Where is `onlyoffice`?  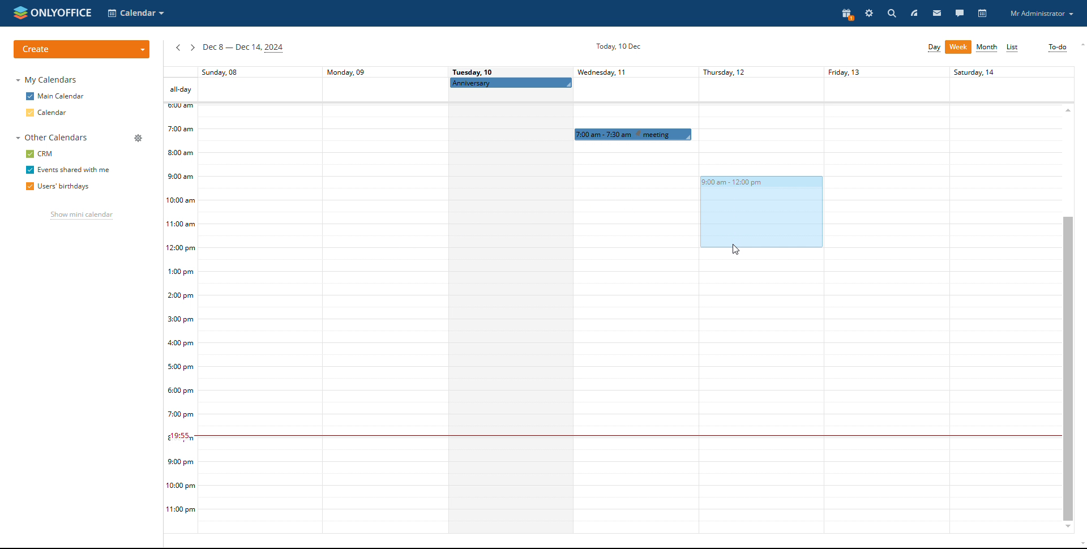 onlyoffice is located at coordinates (65, 12).